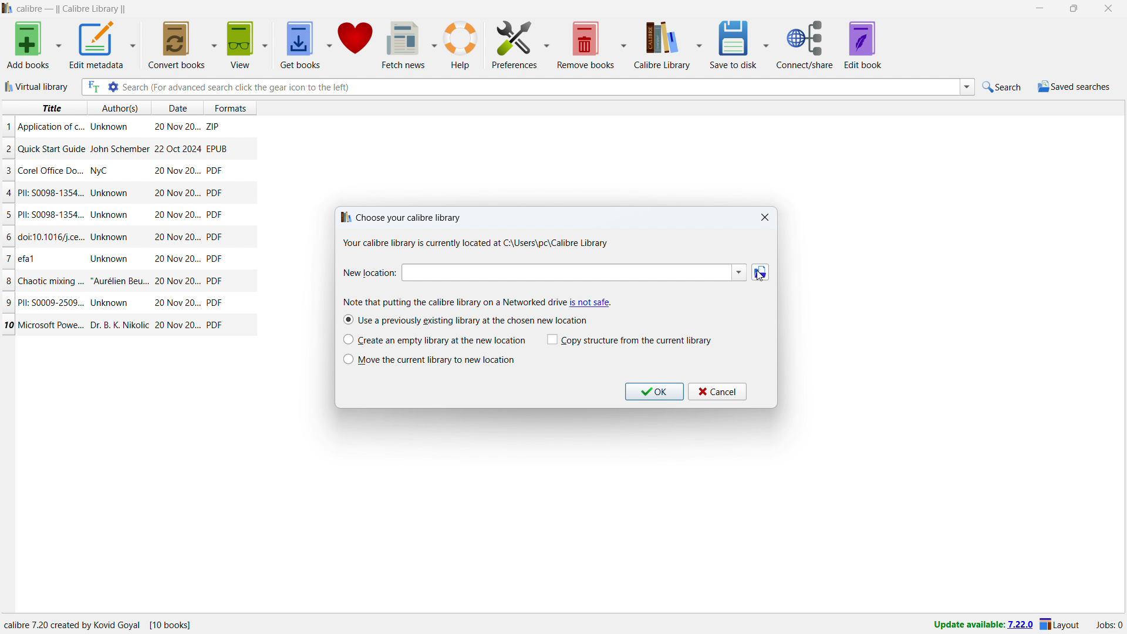 This screenshot has height=634, width=1127. What do you see at coordinates (429, 360) in the screenshot?
I see `move the current library to the new location` at bounding box center [429, 360].